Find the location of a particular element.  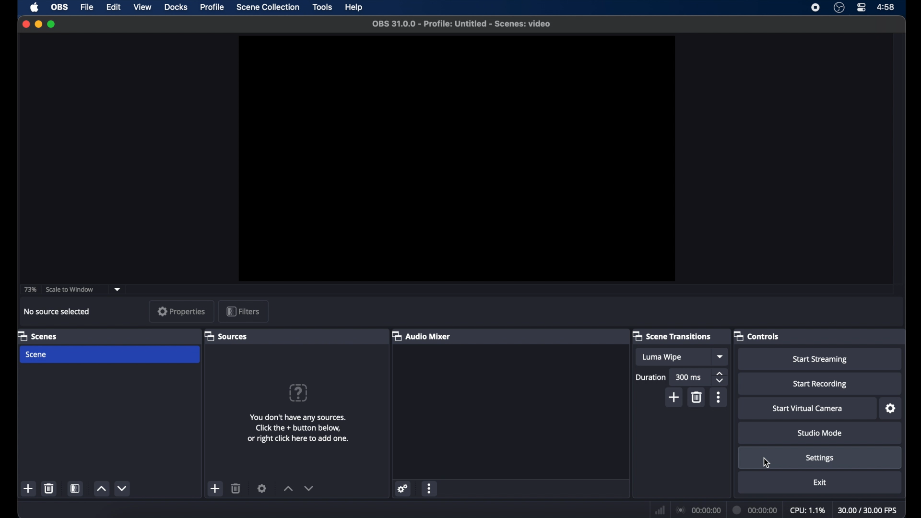

start streaming is located at coordinates (820, 360).